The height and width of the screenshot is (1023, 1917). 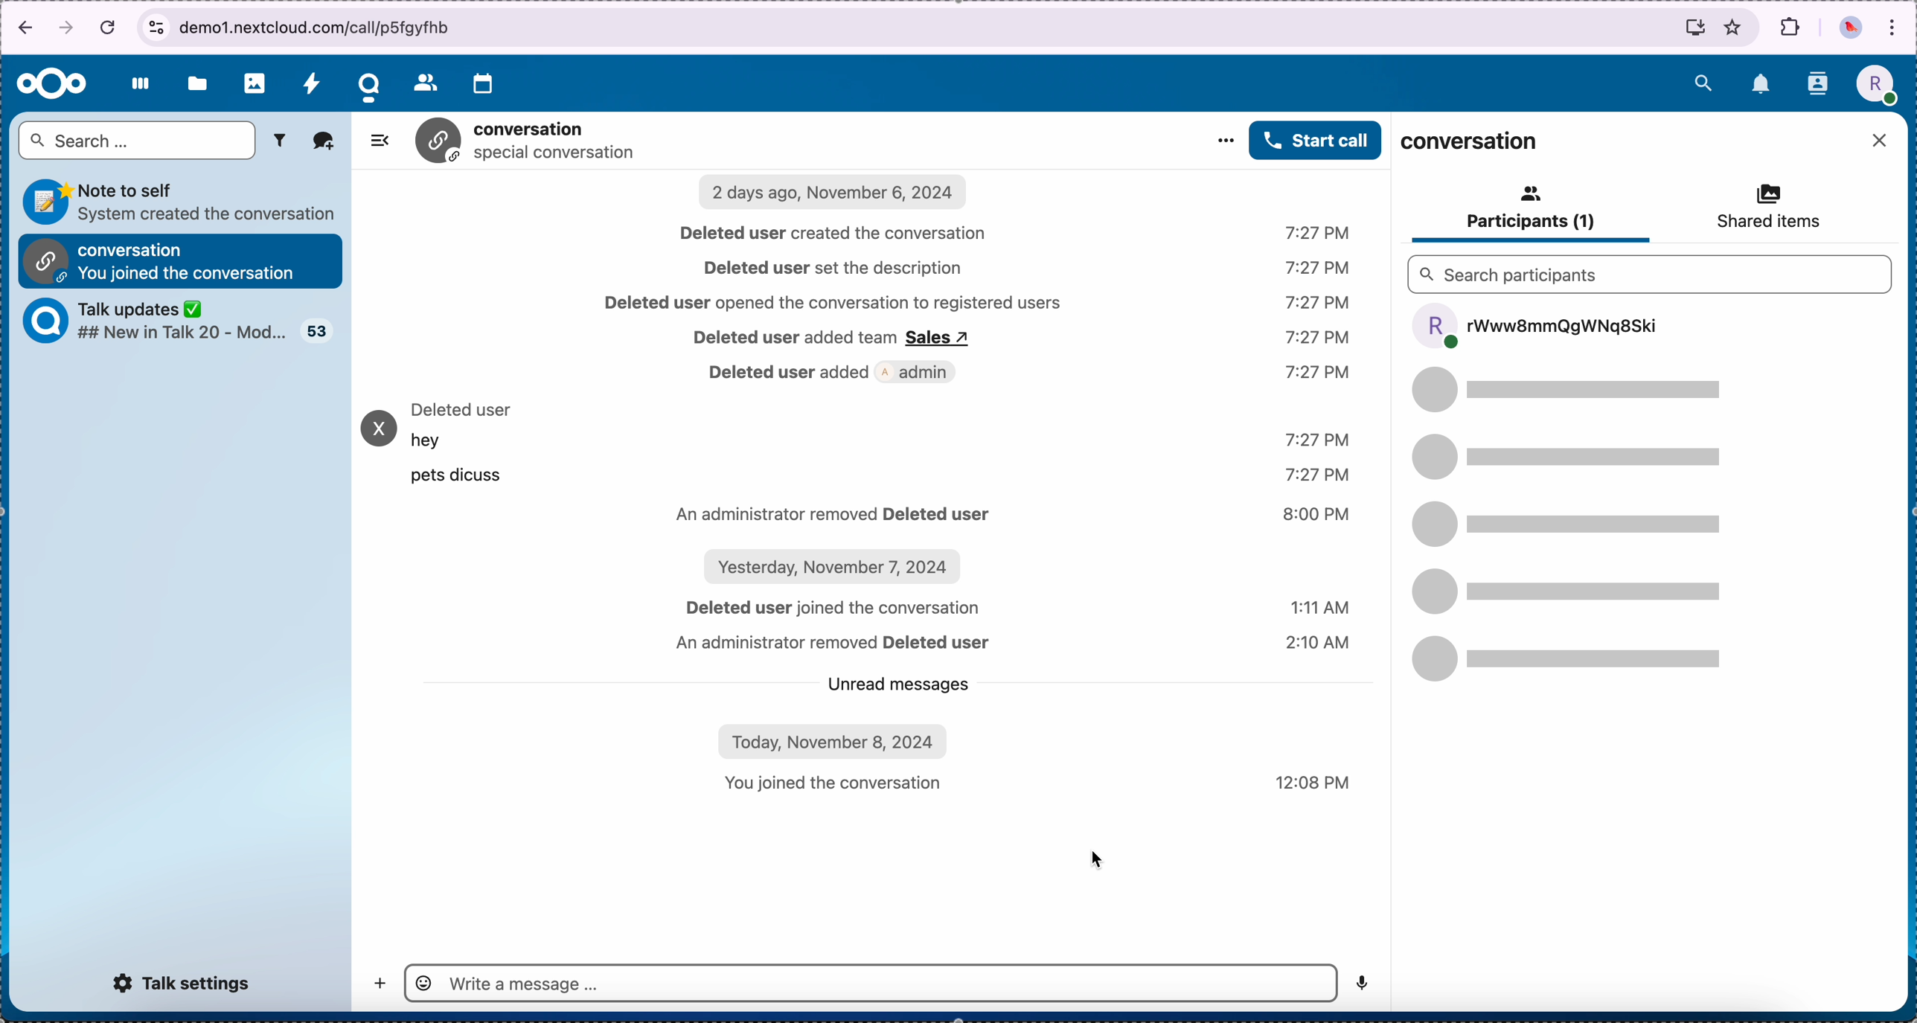 What do you see at coordinates (1529, 209) in the screenshot?
I see `participants` at bounding box center [1529, 209].